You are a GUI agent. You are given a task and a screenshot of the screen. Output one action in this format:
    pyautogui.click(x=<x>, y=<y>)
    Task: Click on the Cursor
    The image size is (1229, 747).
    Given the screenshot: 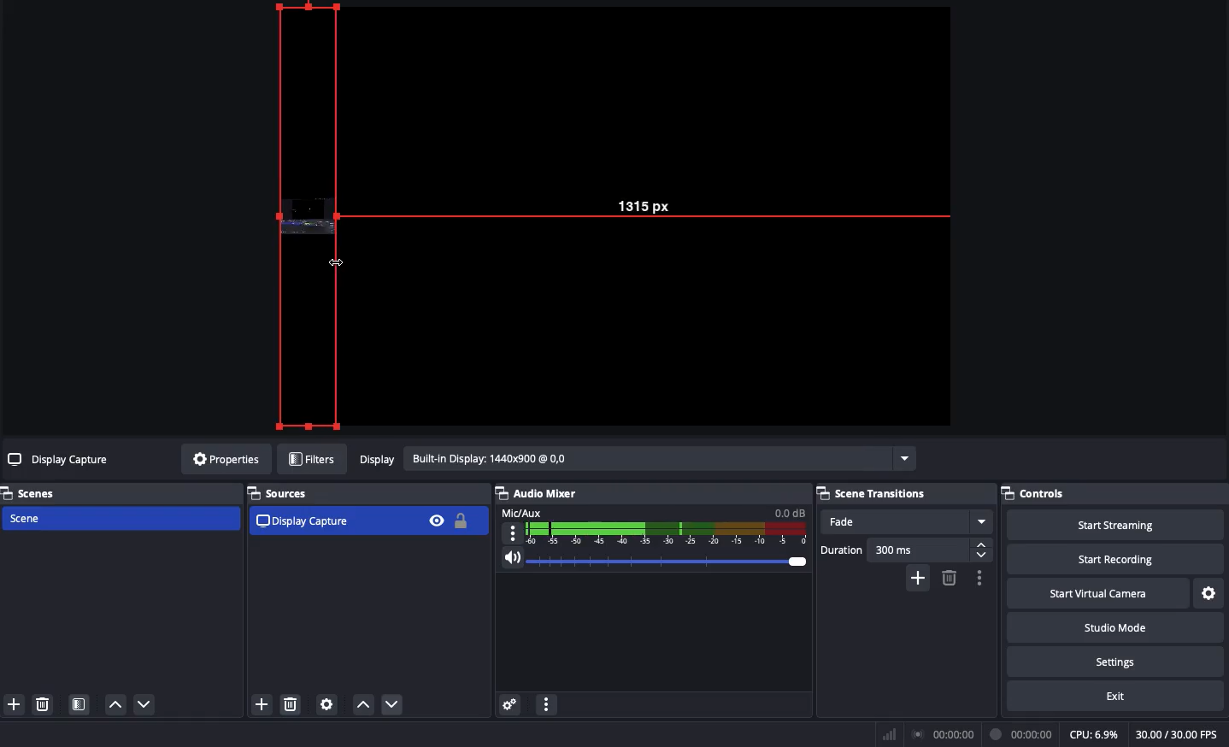 What is the action you would take?
    pyautogui.click(x=339, y=262)
    